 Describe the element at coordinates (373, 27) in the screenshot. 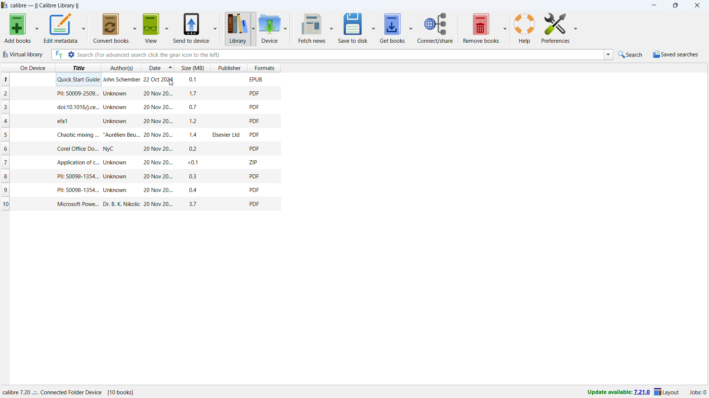

I see `save to disk options` at that location.